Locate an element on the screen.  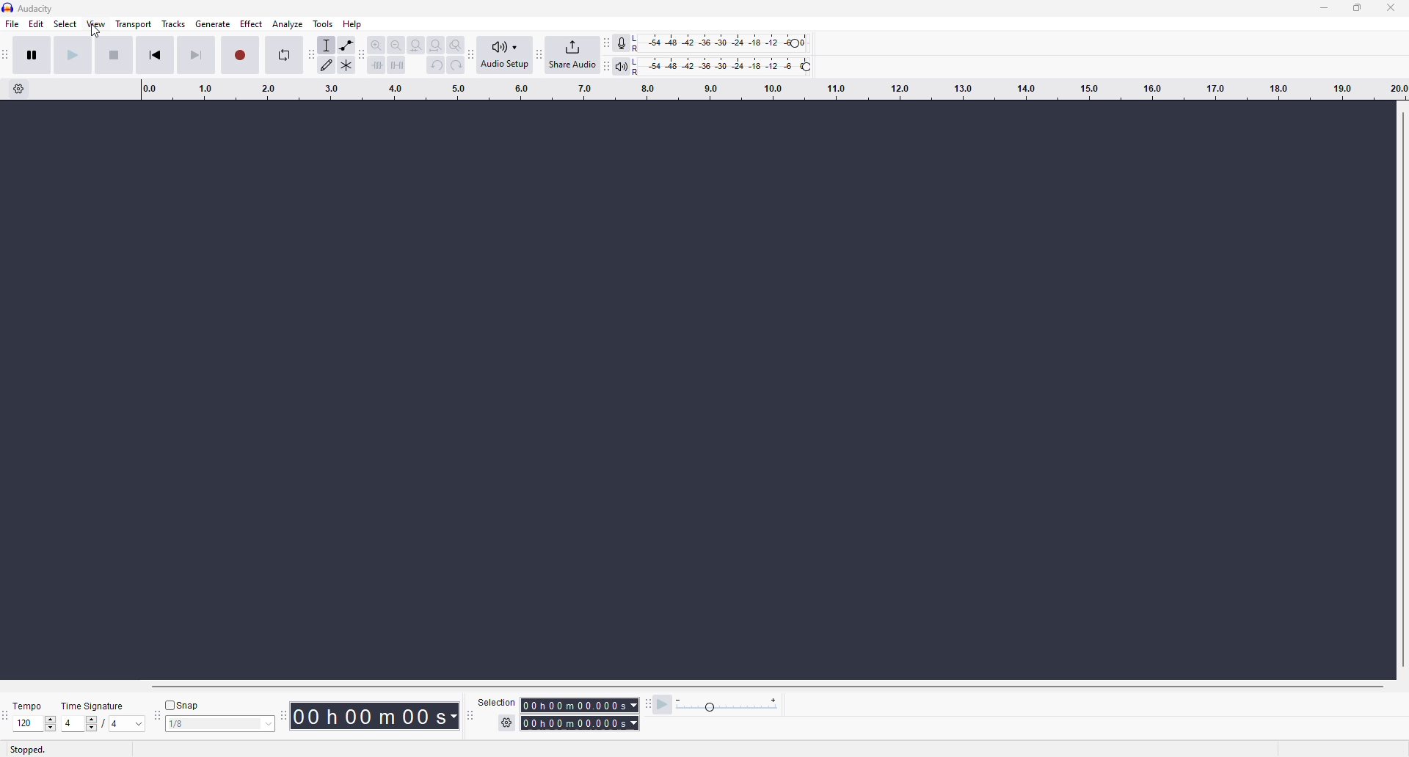
values is located at coordinates (202, 725).